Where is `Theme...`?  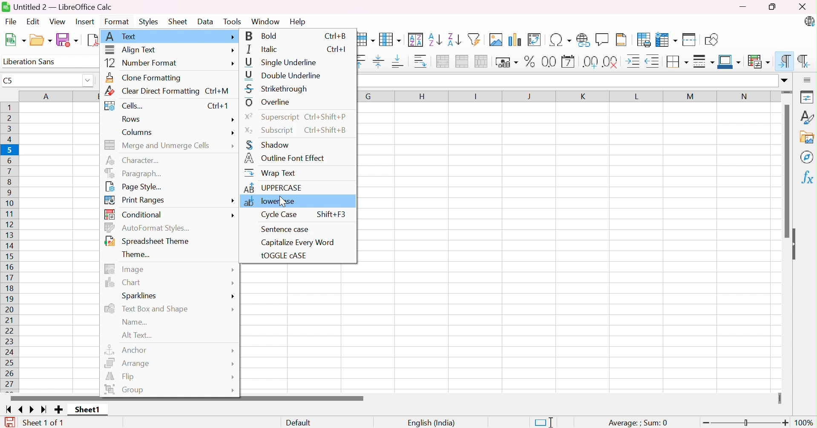 Theme... is located at coordinates (135, 254).